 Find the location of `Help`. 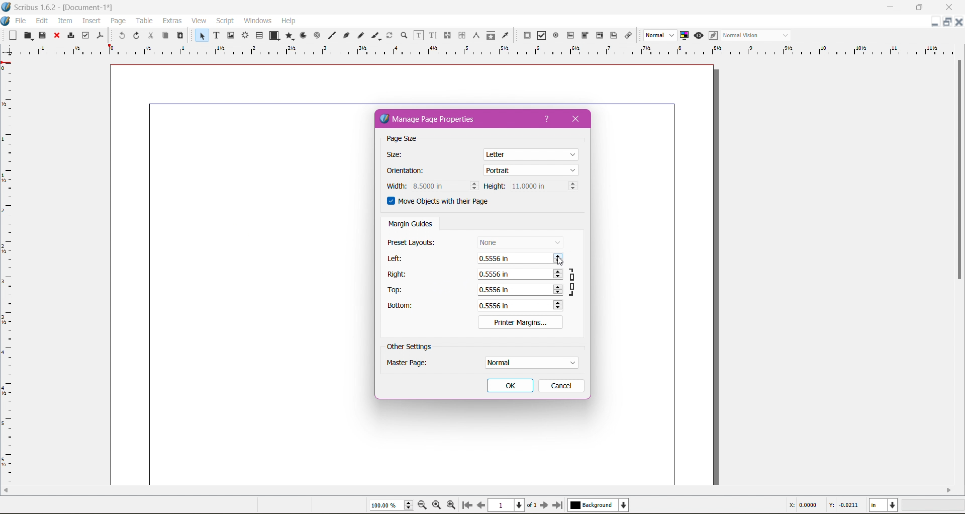

Help is located at coordinates (547, 119).